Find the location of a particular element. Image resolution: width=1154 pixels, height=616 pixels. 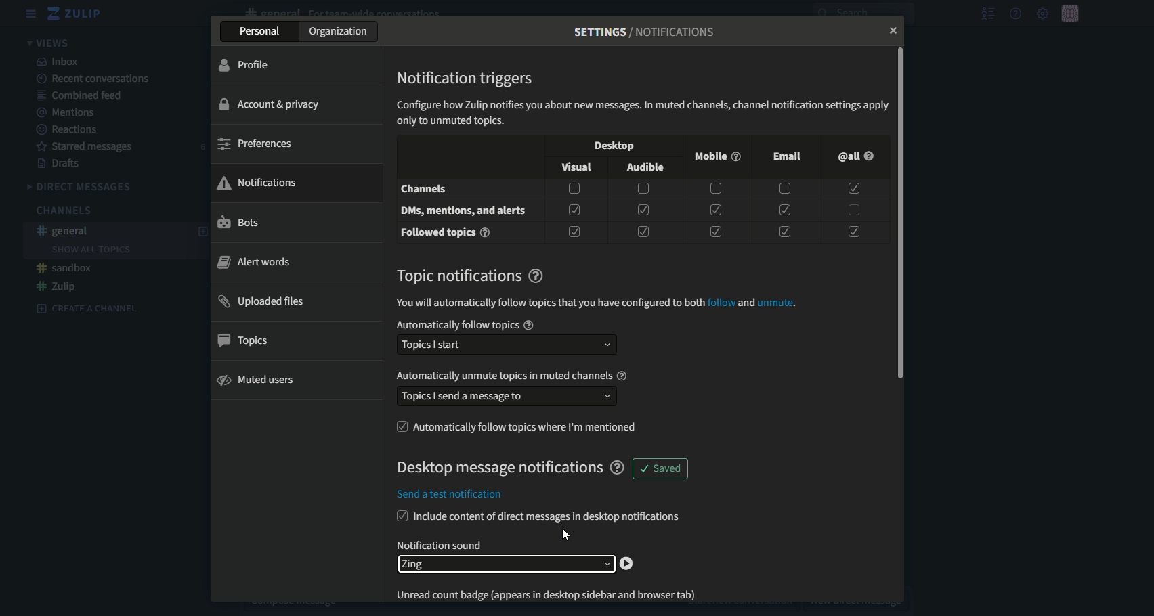

checkbox is located at coordinates (784, 190).